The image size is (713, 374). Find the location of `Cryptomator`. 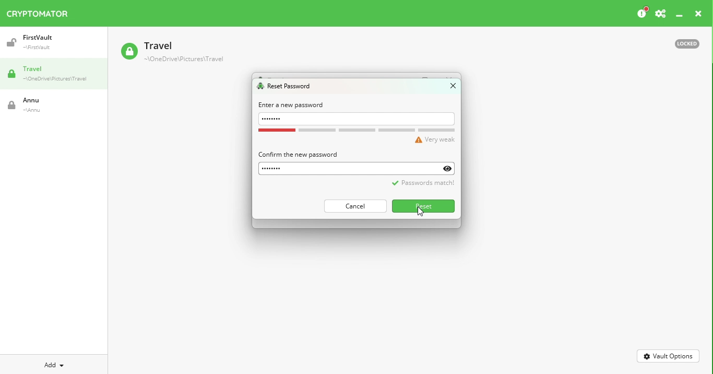

Cryptomator is located at coordinates (38, 11).